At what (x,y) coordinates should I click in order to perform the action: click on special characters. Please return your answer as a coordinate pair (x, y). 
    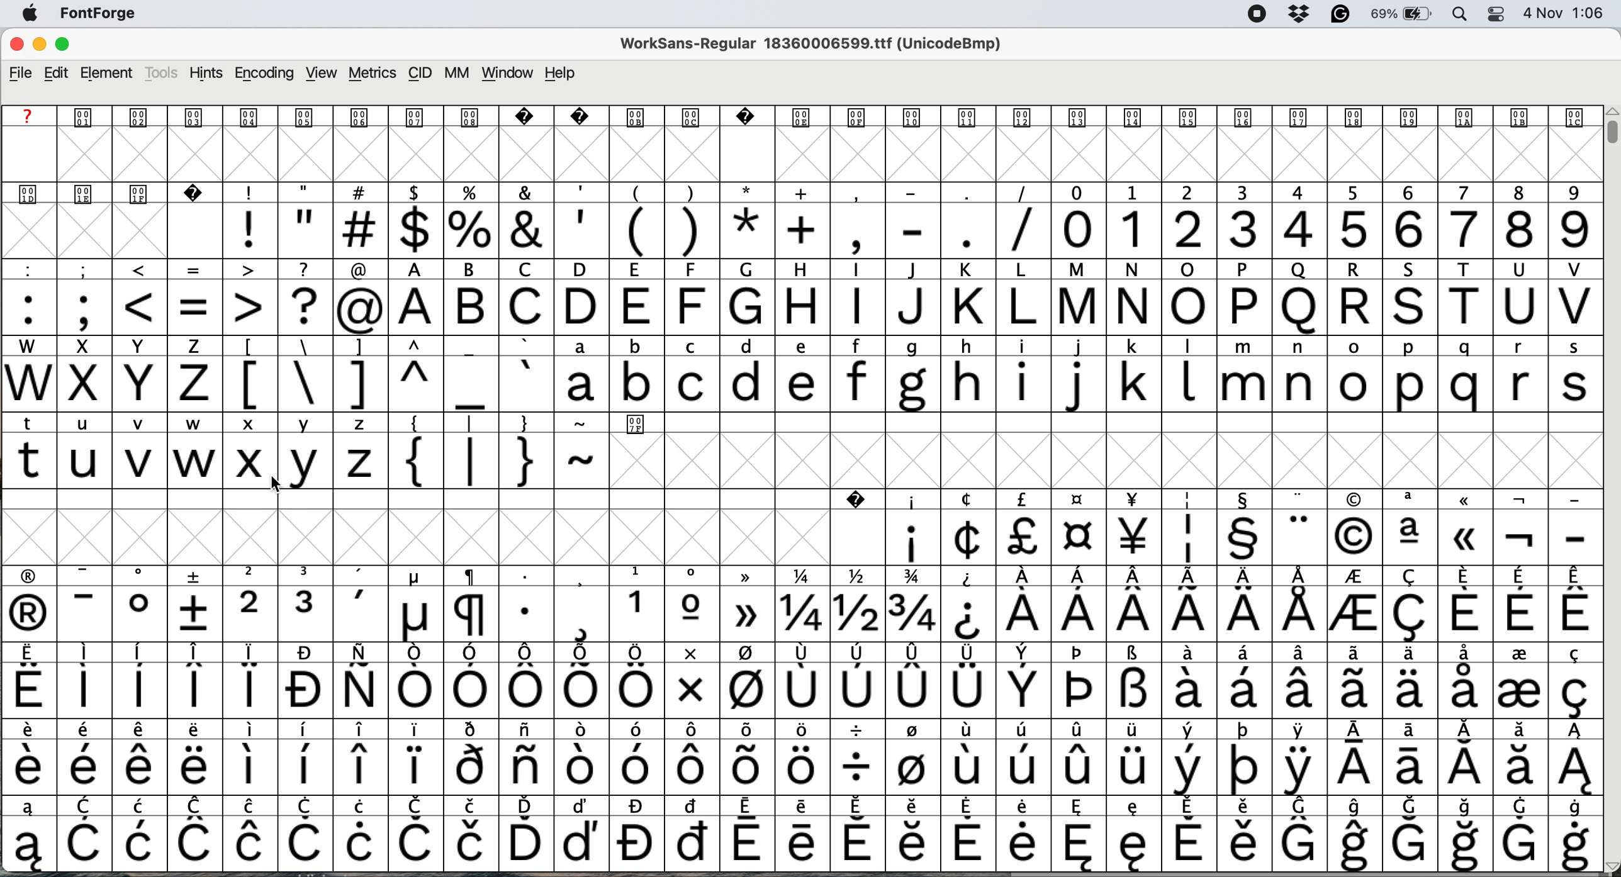
    Looking at the image, I should click on (799, 615).